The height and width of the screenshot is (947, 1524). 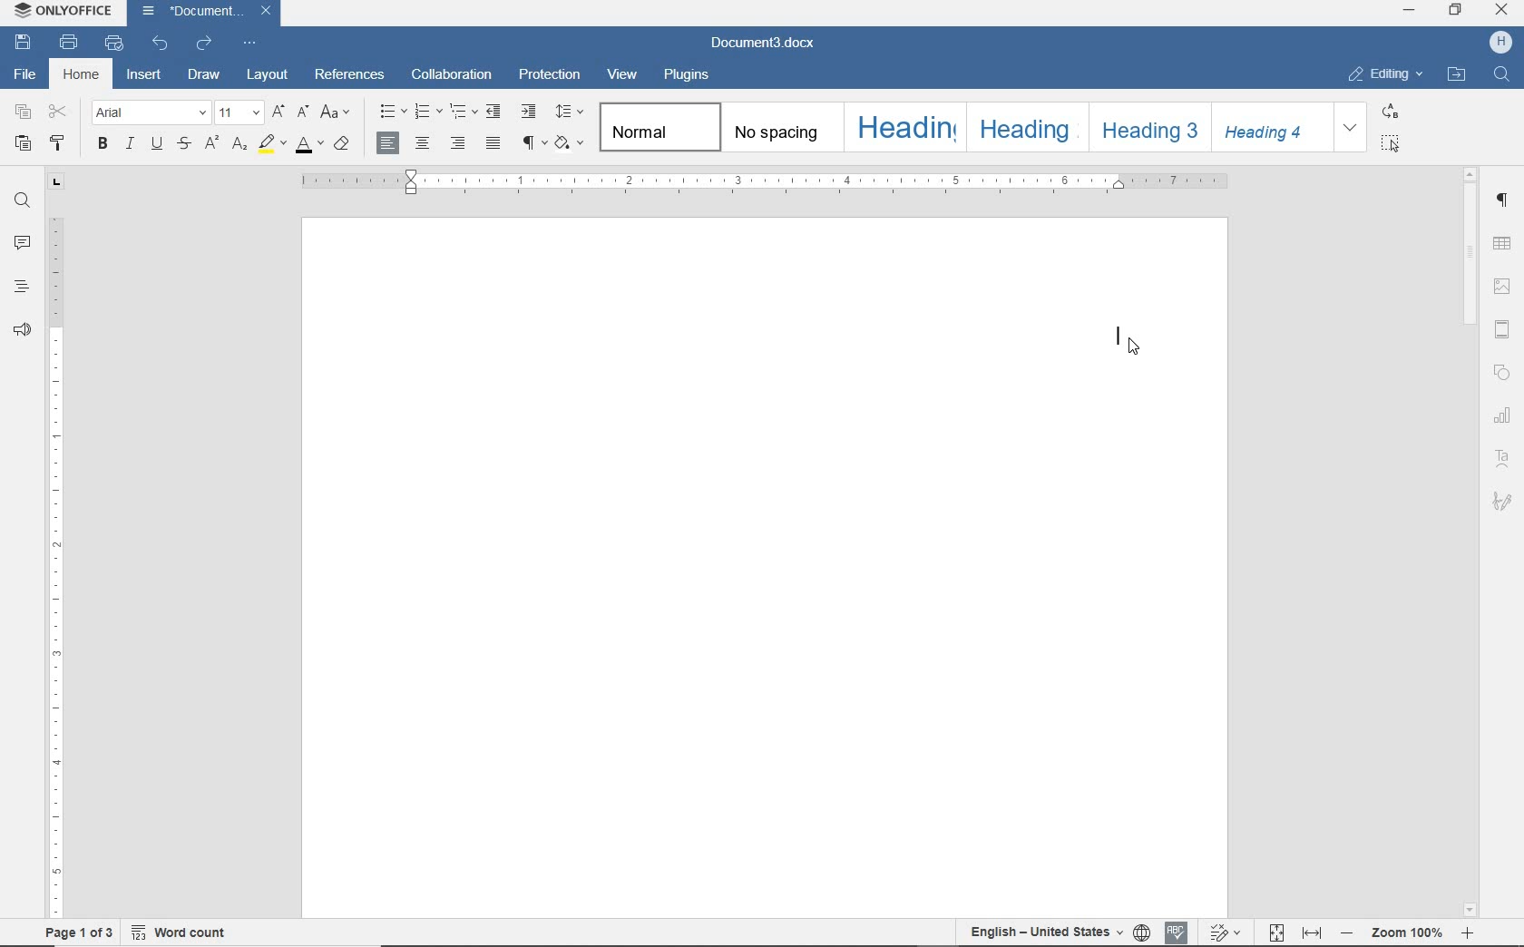 I want to click on TABLE, so click(x=1504, y=242).